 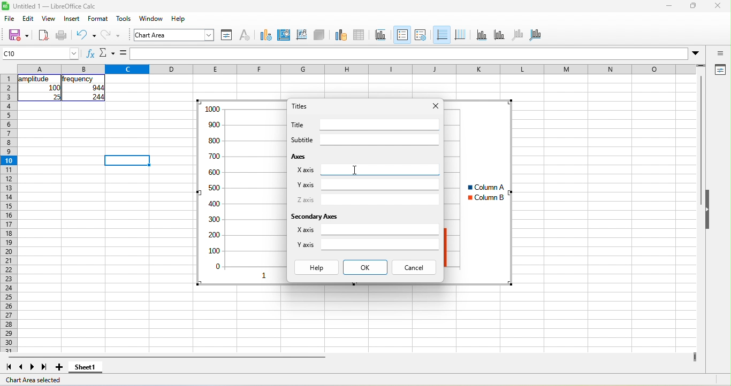 I want to click on Untitled 1 — LibreOffice Calc, so click(x=55, y=6).